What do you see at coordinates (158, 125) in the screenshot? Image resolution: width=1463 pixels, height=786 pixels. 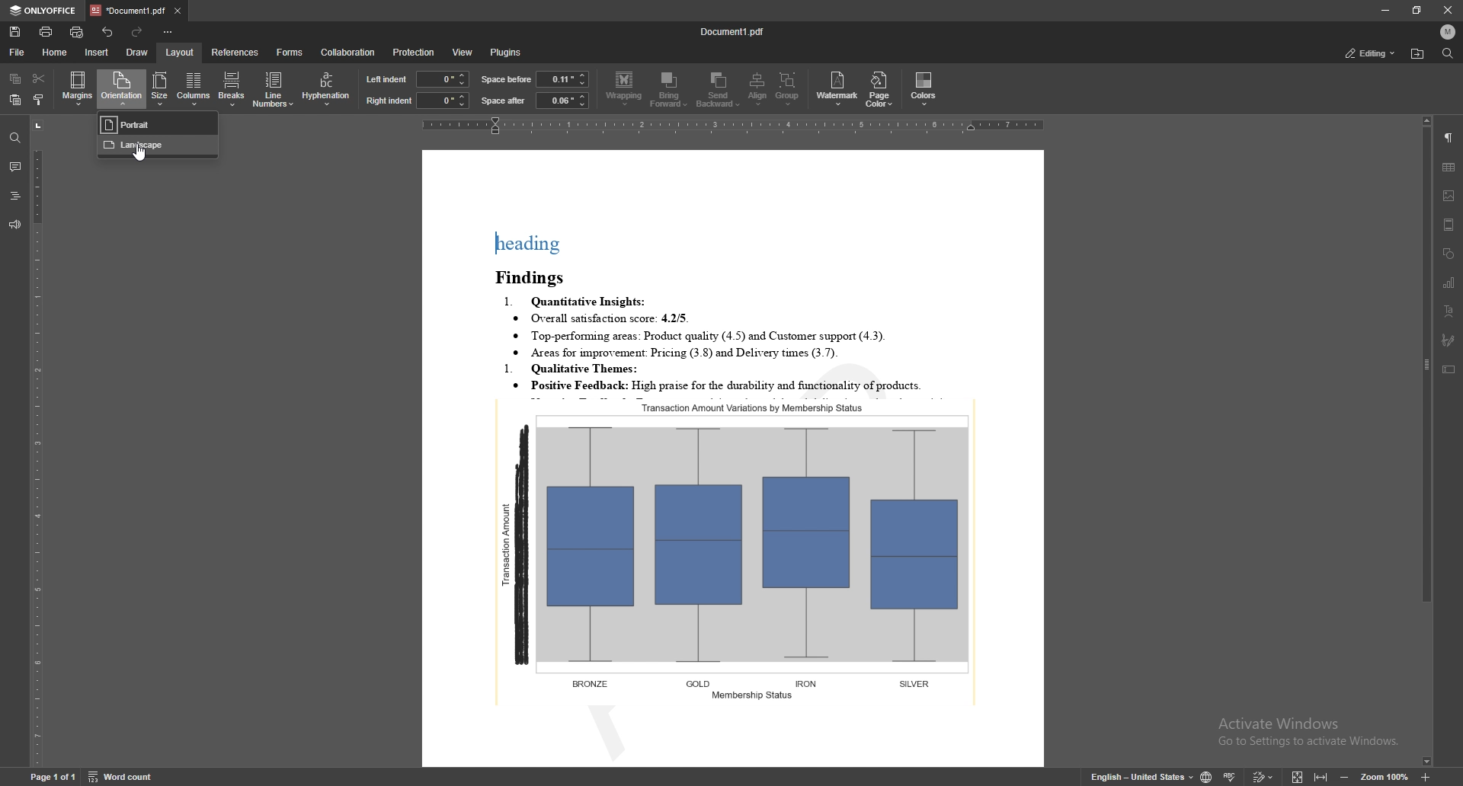 I see `portrait` at bounding box center [158, 125].